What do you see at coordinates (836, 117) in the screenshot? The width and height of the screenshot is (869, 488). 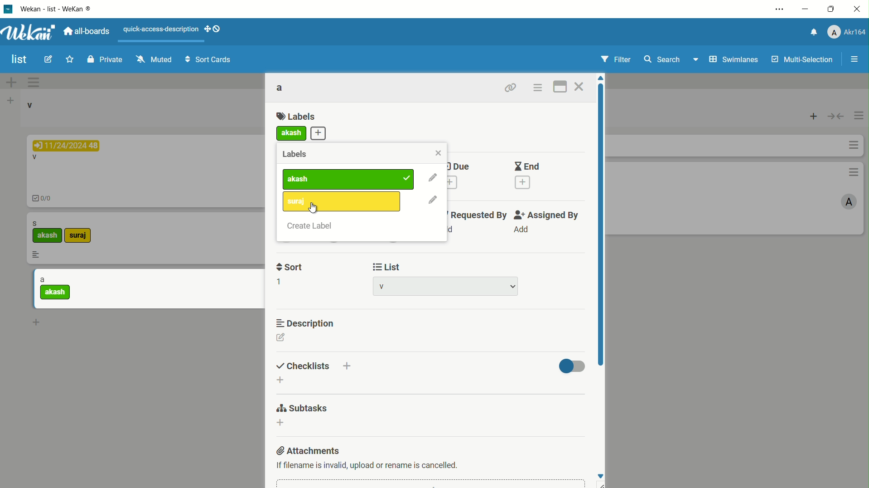 I see `toggle` at bounding box center [836, 117].